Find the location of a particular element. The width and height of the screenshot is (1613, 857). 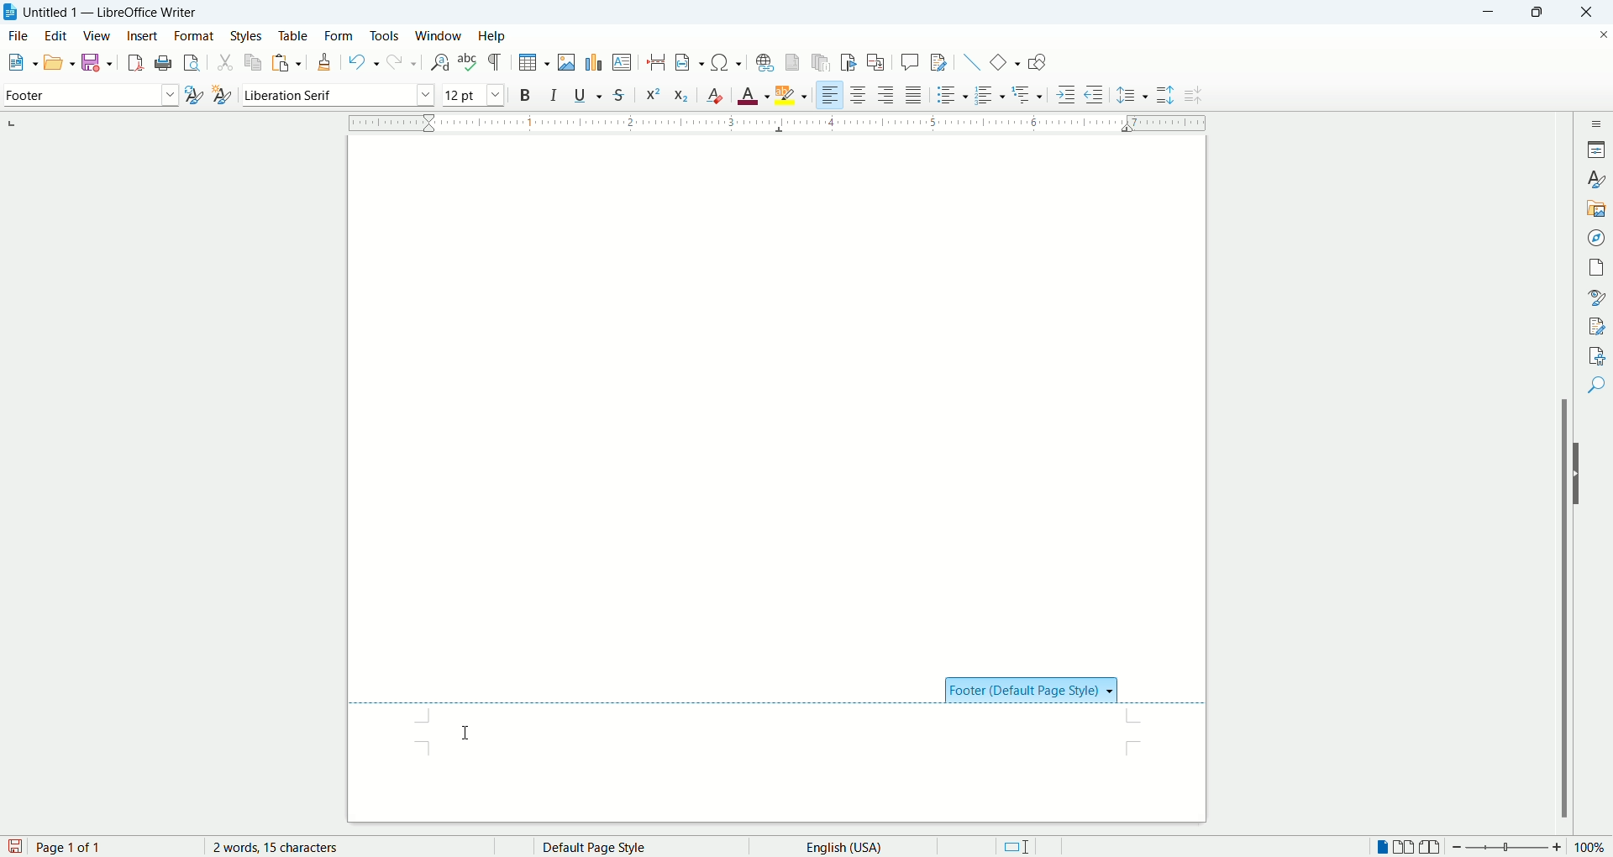

book view is located at coordinates (1431, 848).